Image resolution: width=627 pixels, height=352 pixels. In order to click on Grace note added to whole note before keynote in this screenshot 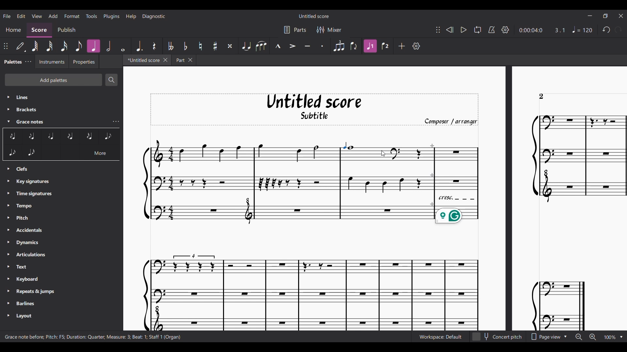, I will do `click(345, 145)`.